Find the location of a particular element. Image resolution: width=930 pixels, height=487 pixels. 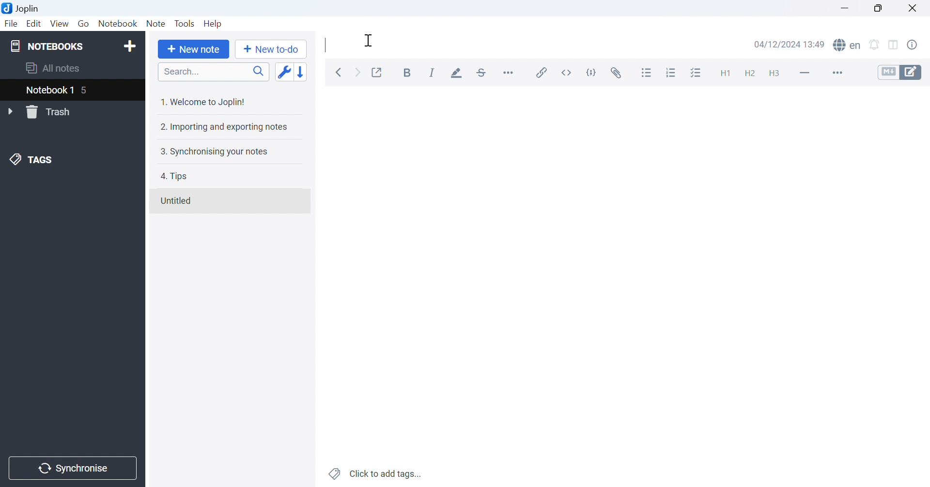

spell checker is located at coordinates (850, 46).